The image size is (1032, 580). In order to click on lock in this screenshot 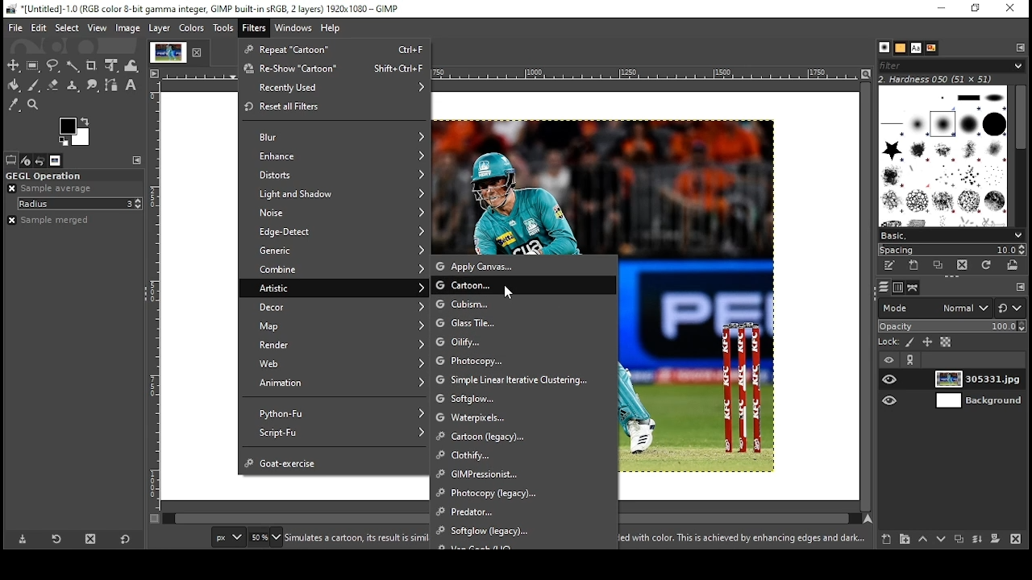, I will do `click(889, 342)`.